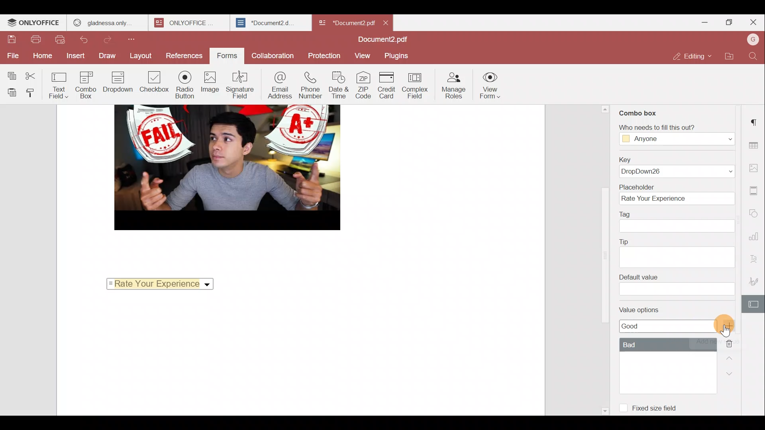 Image resolution: width=765 pixels, height=430 pixels. Describe the element at coordinates (227, 167) in the screenshot. I see `image` at that location.